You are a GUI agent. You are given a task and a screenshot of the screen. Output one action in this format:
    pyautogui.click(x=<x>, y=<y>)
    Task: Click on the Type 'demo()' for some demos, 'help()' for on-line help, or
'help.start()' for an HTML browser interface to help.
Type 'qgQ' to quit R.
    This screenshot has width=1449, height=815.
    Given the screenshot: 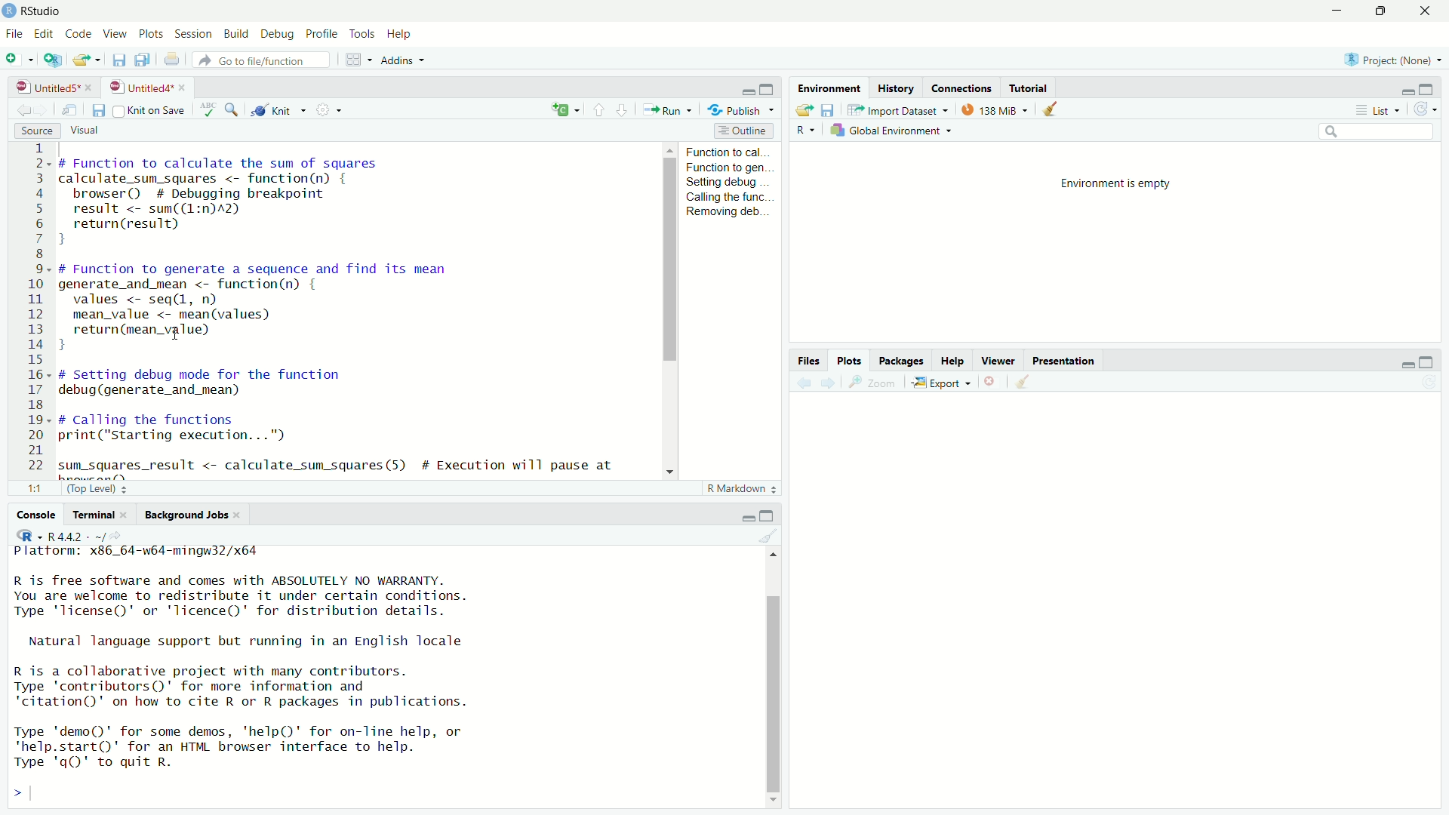 What is the action you would take?
    pyautogui.click(x=269, y=747)
    